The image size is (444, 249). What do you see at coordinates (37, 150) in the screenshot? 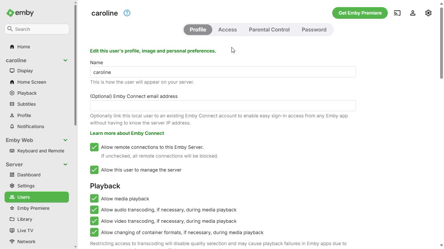
I see `keyboard and remote` at bounding box center [37, 150].